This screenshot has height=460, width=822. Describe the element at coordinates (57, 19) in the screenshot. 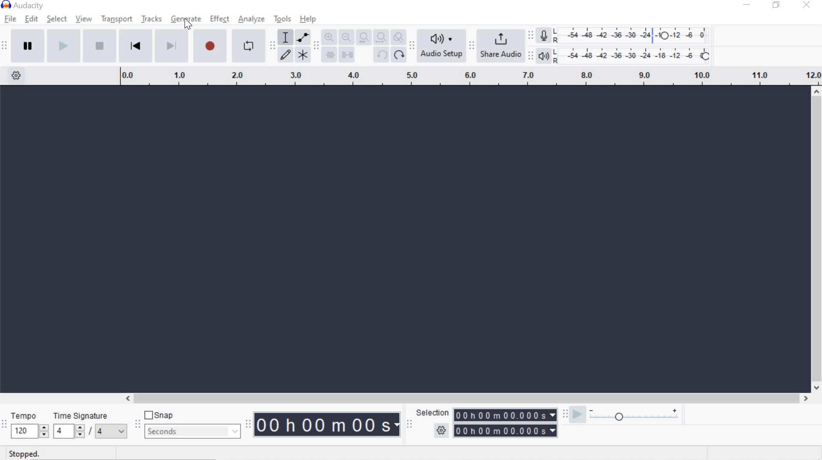

I see `select` at that location.